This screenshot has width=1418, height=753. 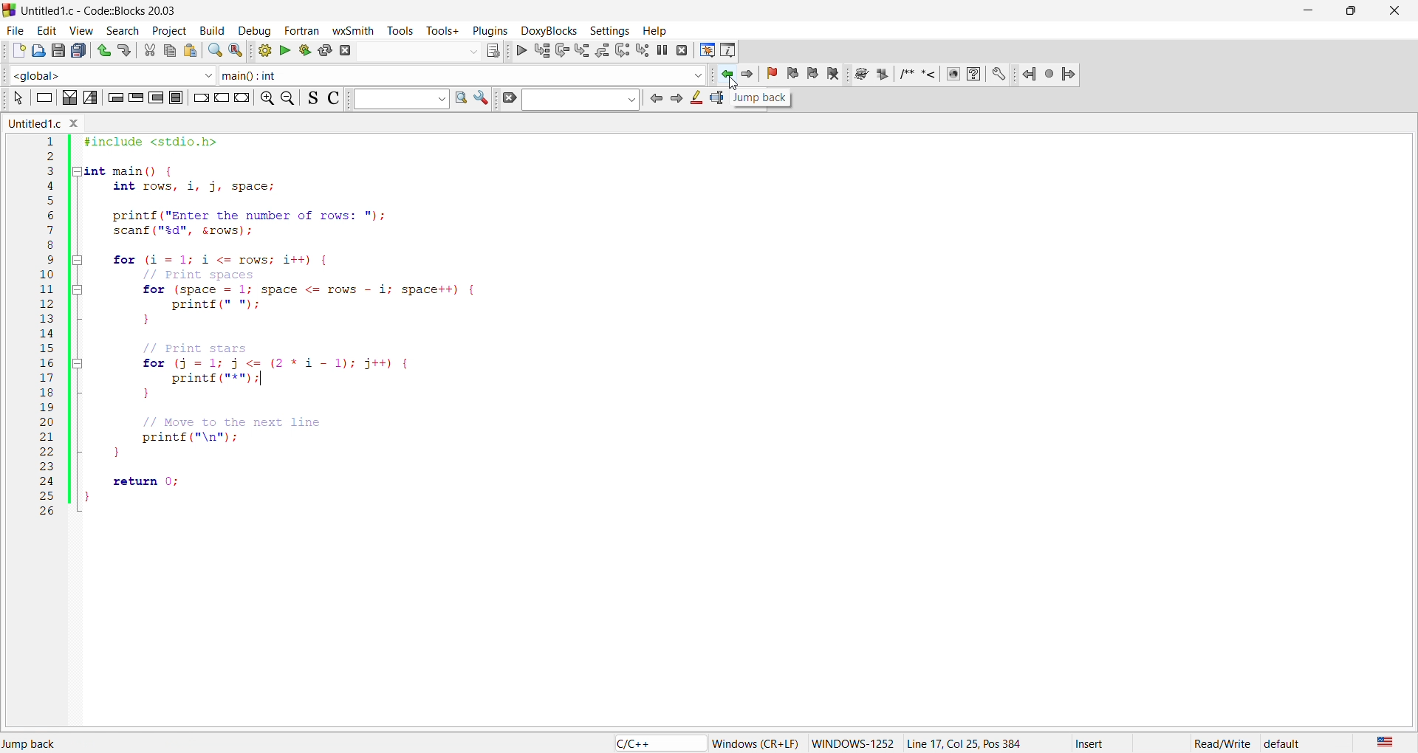 I want to click on line number, so click(x=51, y=328).